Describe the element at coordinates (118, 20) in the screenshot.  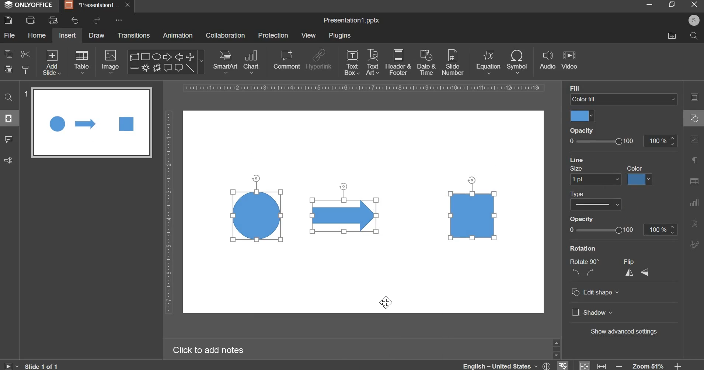
I see `options` at that location.